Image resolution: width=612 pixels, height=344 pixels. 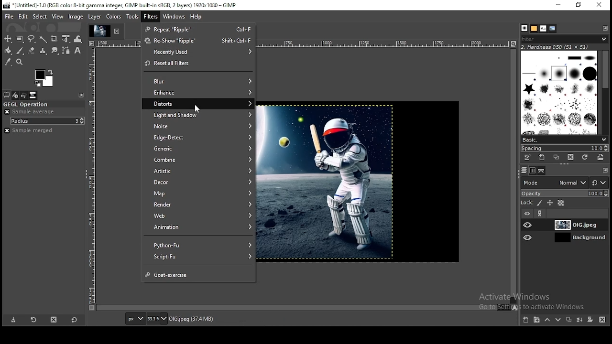 I want to click on layer, so click(x=96, y=17).